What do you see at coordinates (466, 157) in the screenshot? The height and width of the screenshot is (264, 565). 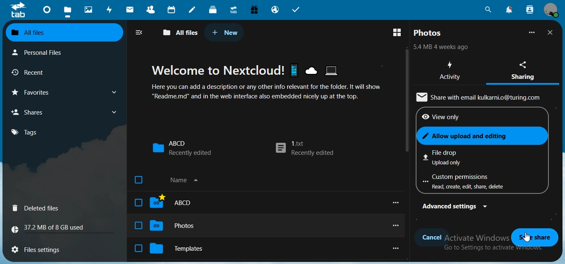 I see `file drop` at bounding box center [466, 157].